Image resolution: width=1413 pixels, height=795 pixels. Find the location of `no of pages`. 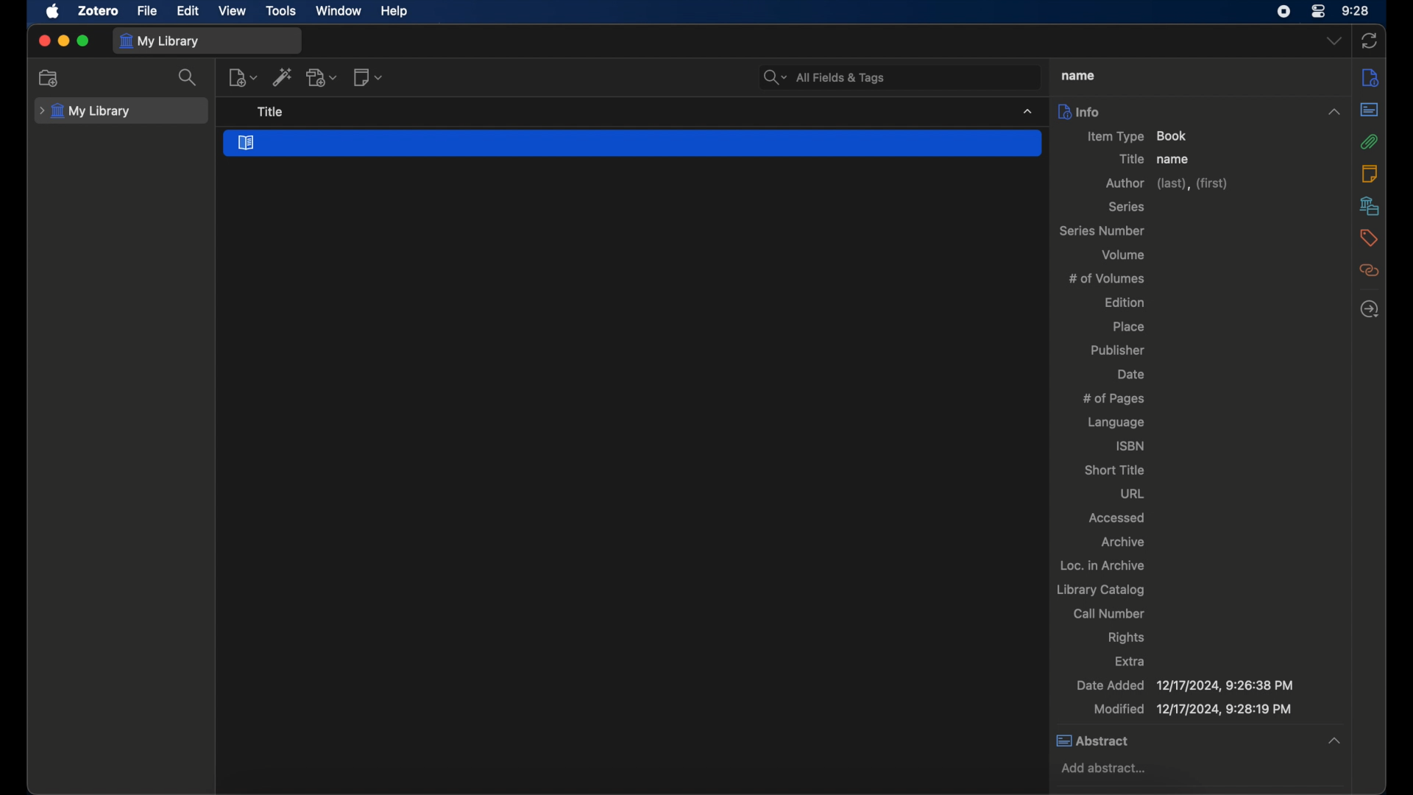

no of pages is located at coordinates (1113, 398).